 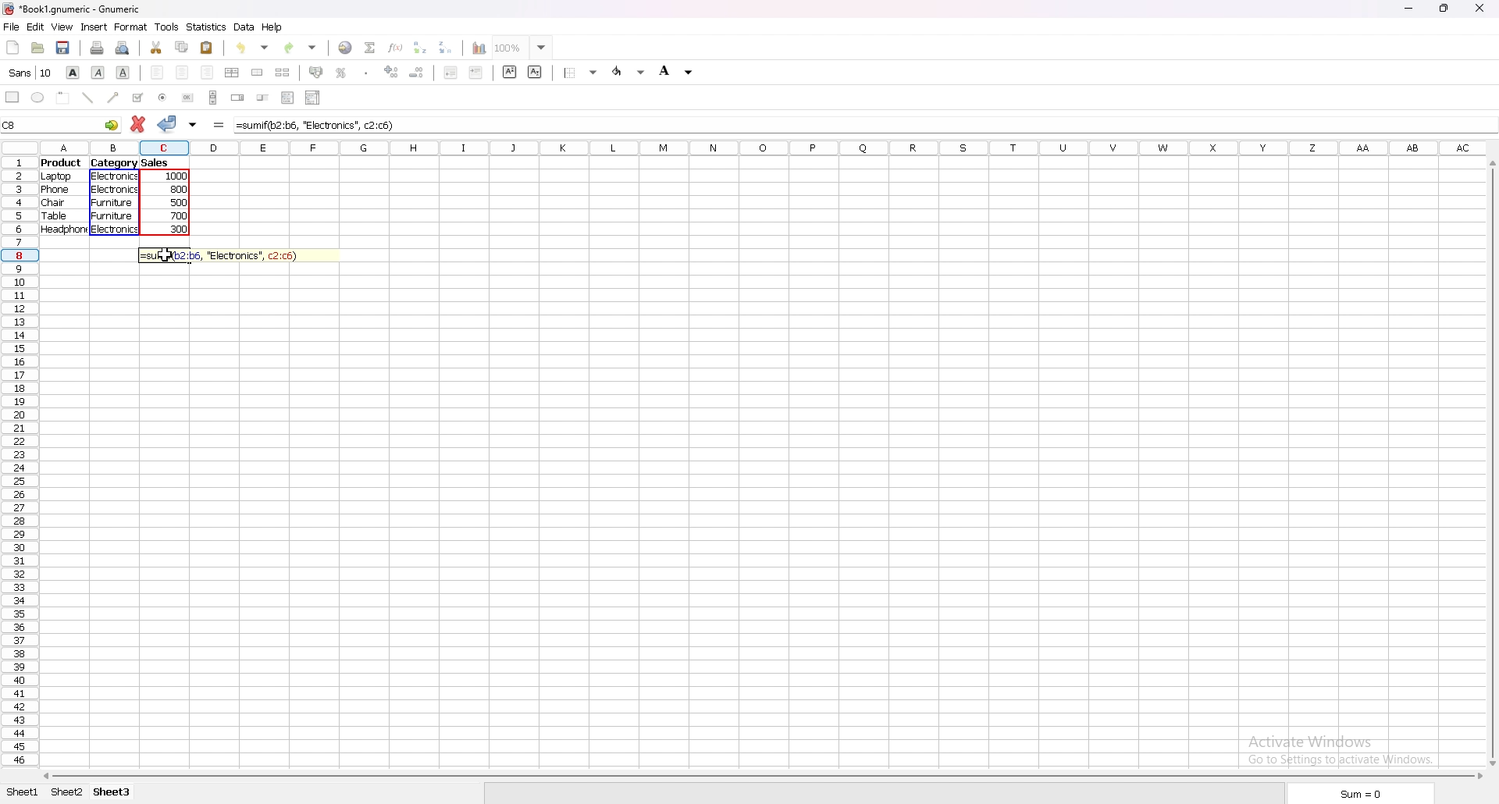 I want to click on furniture, so click(x=112, y=218).